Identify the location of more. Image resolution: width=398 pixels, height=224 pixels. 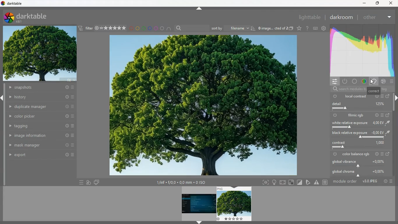
(392, 182).